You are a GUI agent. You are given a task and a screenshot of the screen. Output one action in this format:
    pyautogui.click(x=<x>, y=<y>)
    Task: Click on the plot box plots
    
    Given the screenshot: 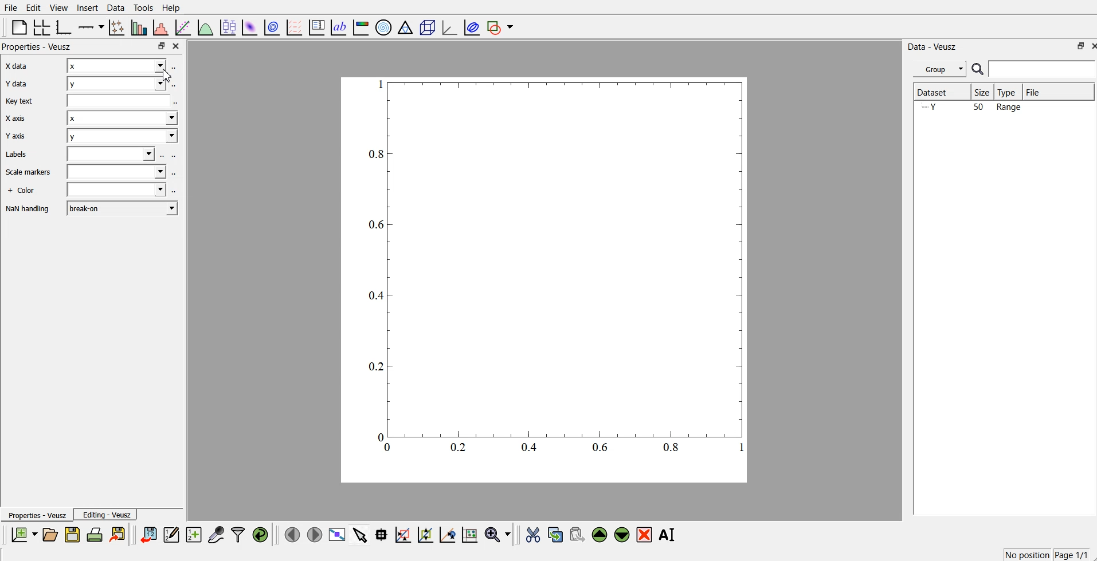 What is the action you would take?
    pyautogui.click(x=230, y=27)
    